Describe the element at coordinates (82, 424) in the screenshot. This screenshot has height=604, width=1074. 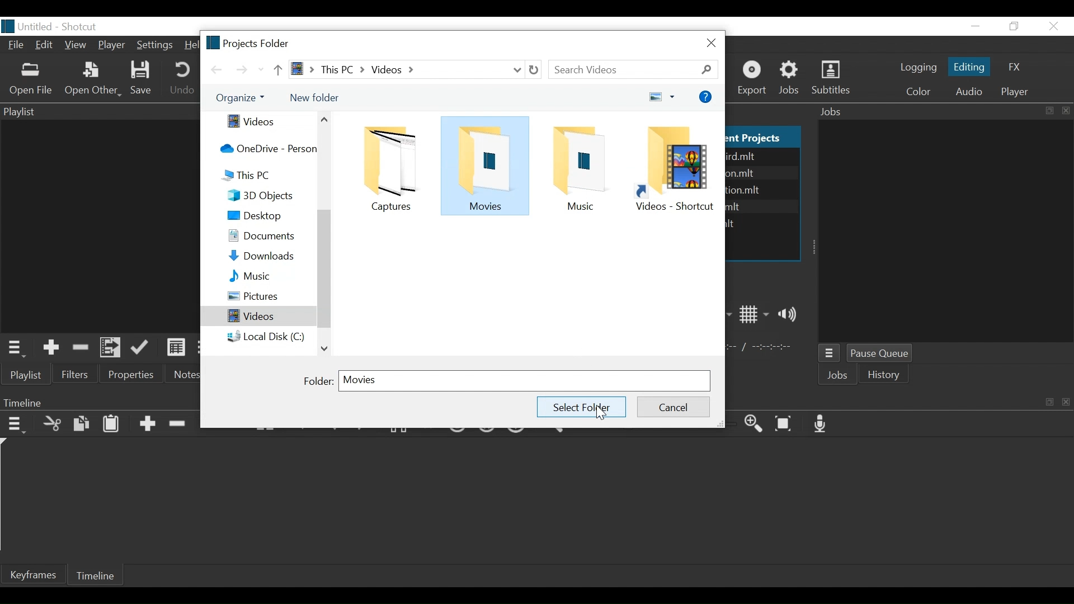
I see `Copy` at that location.